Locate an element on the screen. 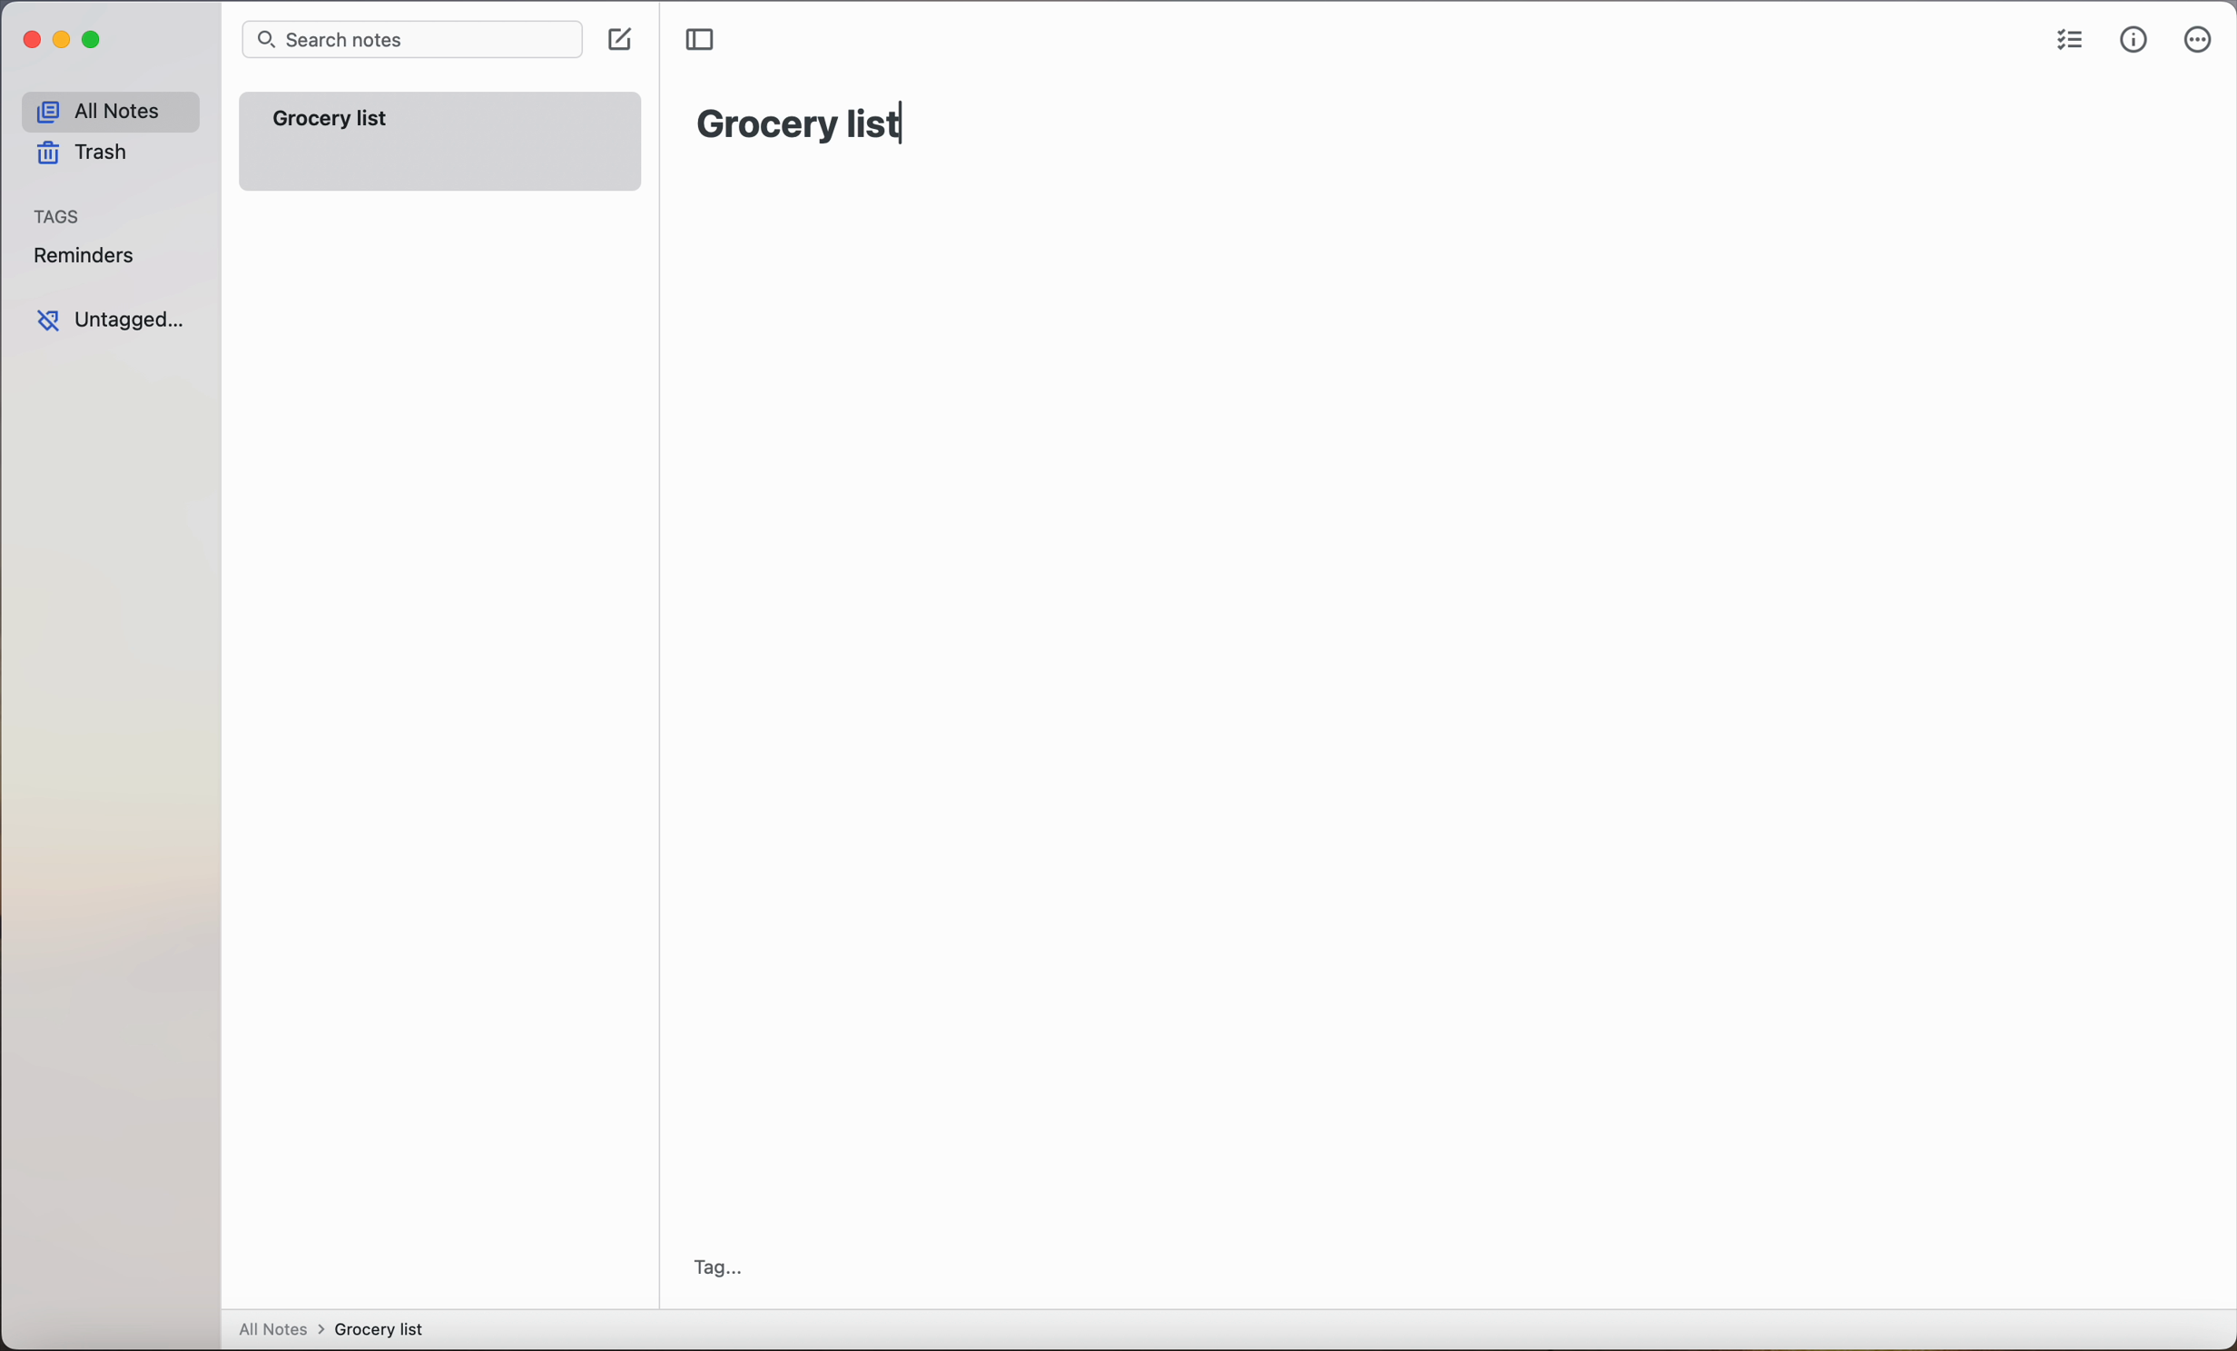 The height and width of the screenshot is (1351, 2237). toggle sidebar is located at coordinates (705, 39).